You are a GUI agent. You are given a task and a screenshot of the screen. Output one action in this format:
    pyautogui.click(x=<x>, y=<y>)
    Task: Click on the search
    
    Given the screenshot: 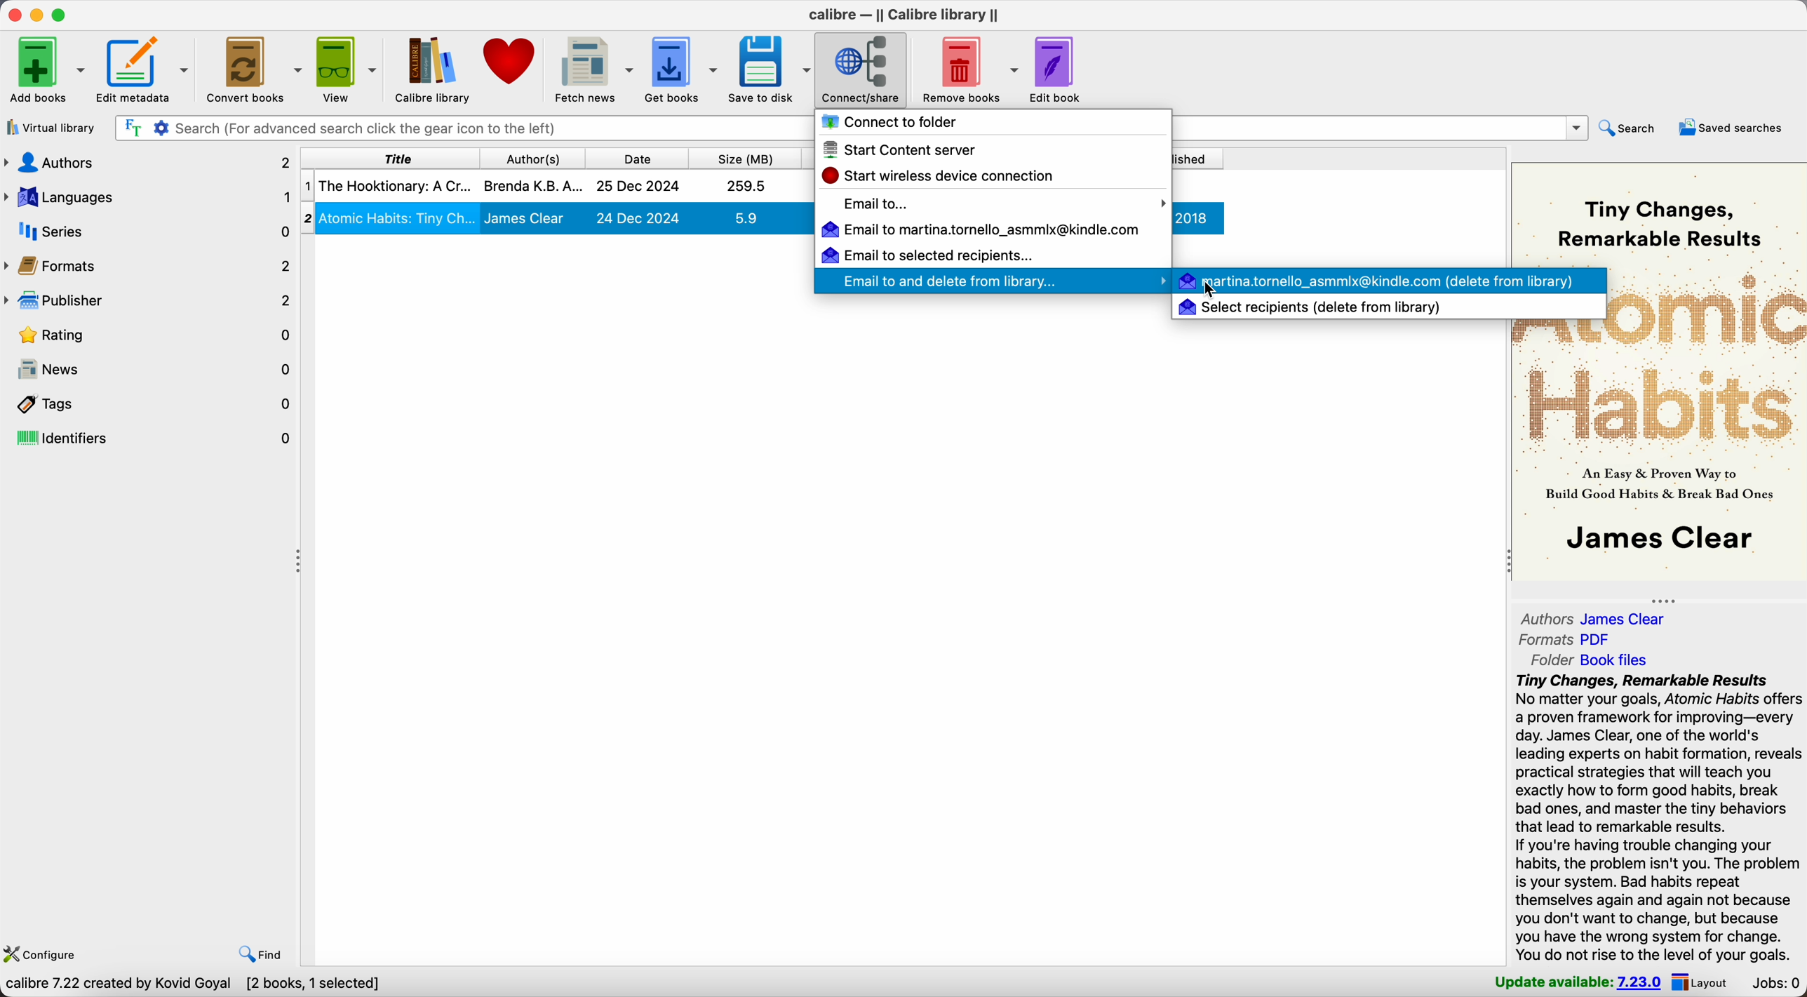 What is the action you would take?
    pyautogui.click(x=1632, y=129)
    